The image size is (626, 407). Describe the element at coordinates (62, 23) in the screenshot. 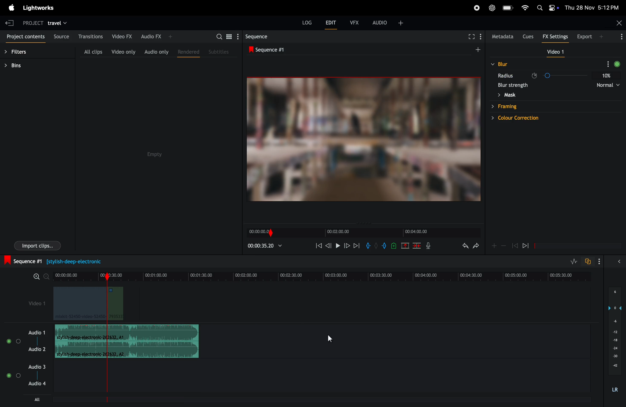

I see `travel` at that location.